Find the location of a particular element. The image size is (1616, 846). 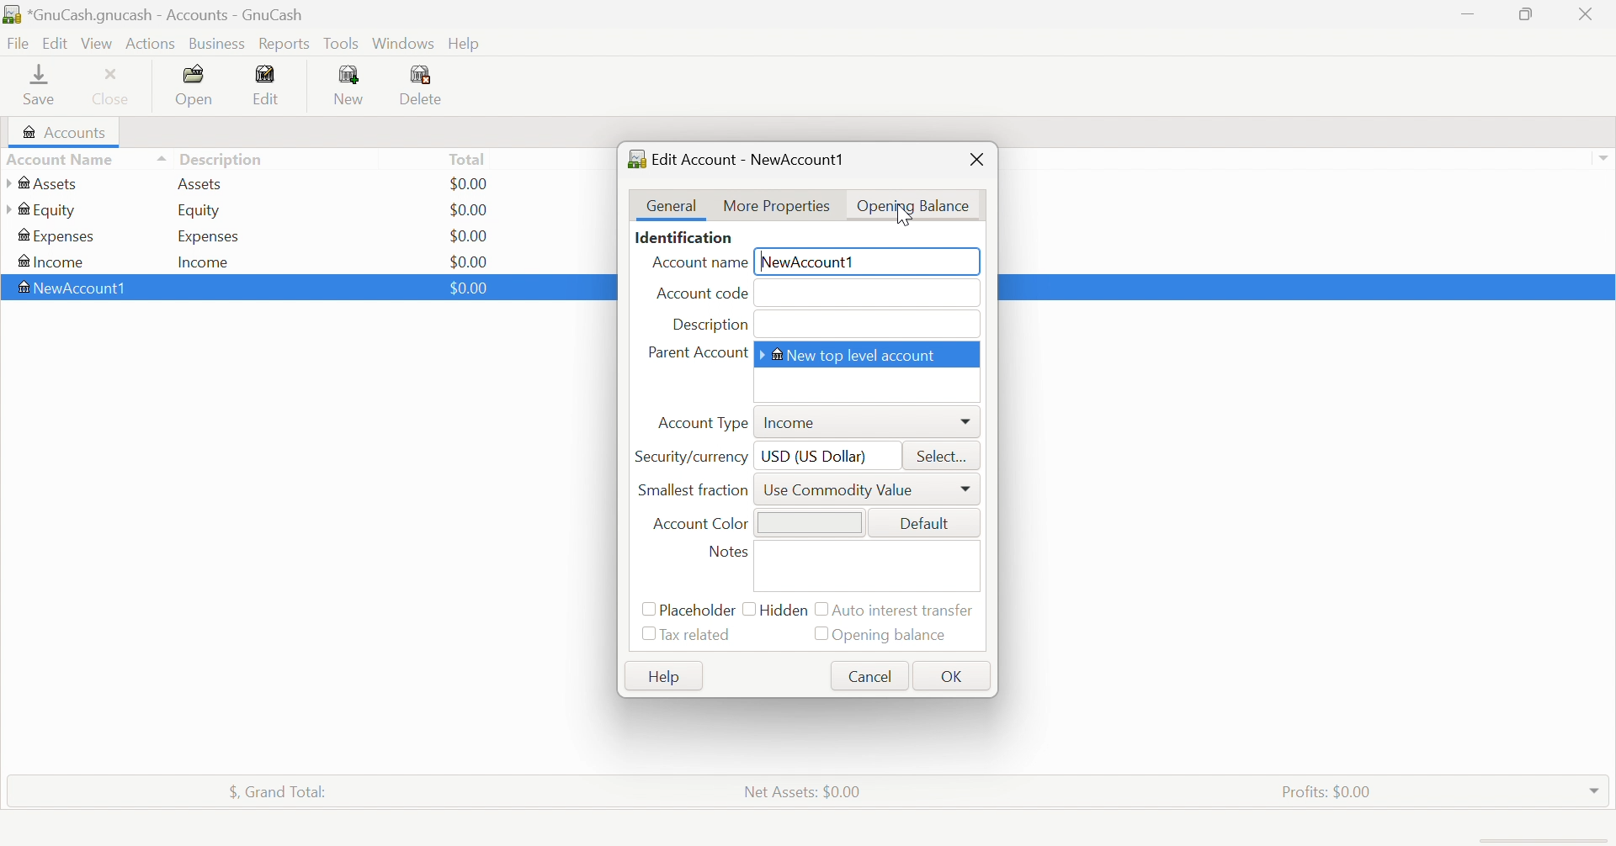

Open is located at coordinates (196, 85).